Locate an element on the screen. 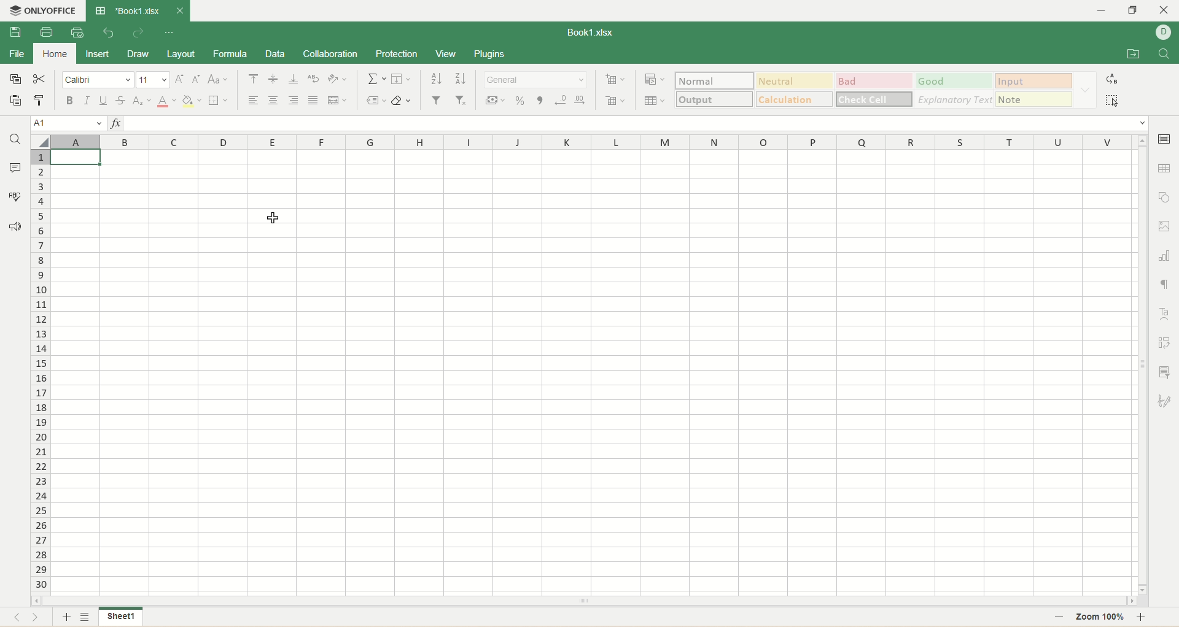  layout is located at coordinates (182, 55).